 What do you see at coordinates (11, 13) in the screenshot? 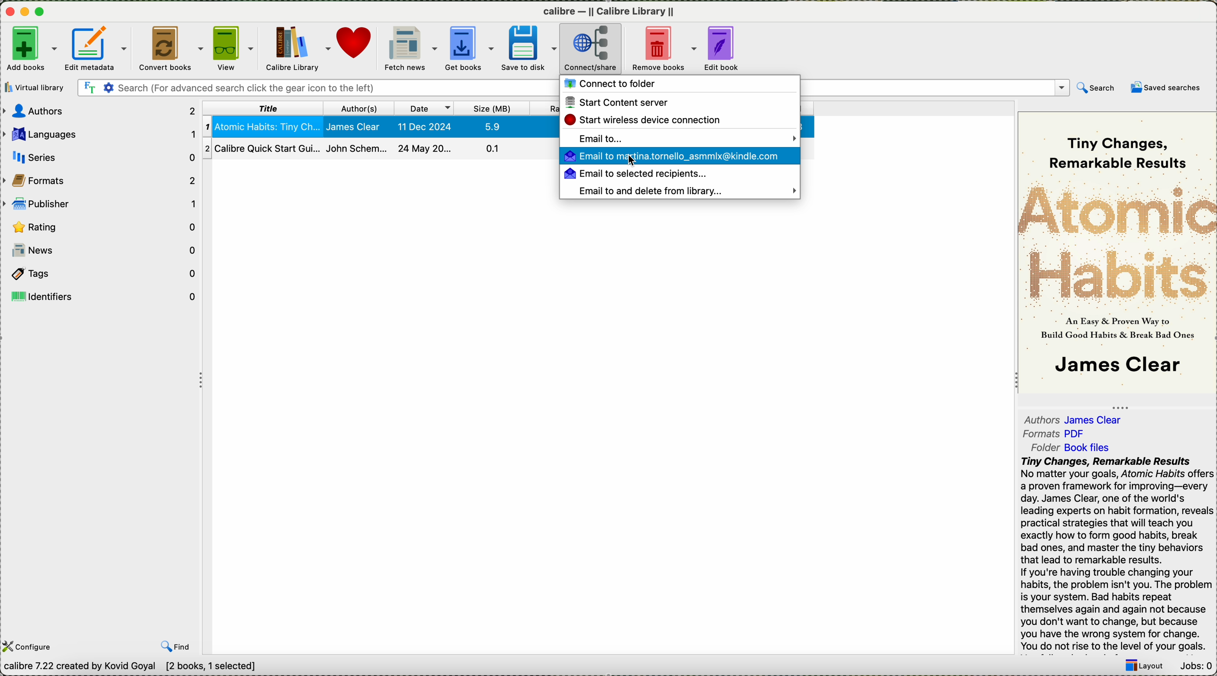
I see `close` at bounding box center [11, 13].